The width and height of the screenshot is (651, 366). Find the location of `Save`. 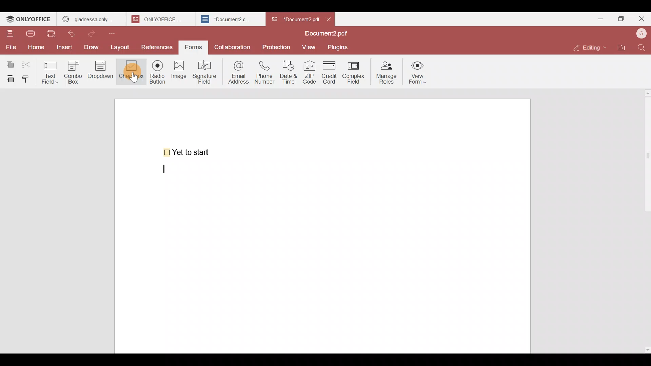

Save is located at coordinates (10, 34).